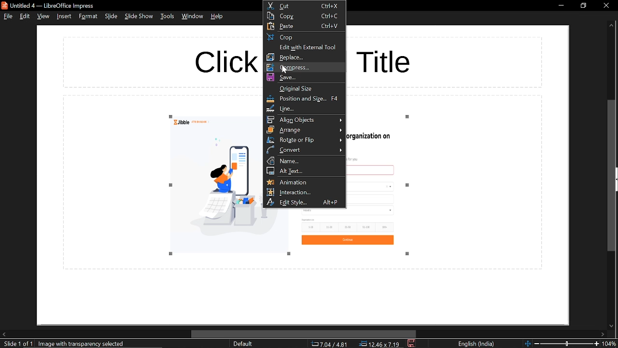 The height and width of the screenshot is (348, 618). What do you see at coordinates (331, 15) in the screenshot?
I see `ctrl+C` at bounding box center [331, 15].